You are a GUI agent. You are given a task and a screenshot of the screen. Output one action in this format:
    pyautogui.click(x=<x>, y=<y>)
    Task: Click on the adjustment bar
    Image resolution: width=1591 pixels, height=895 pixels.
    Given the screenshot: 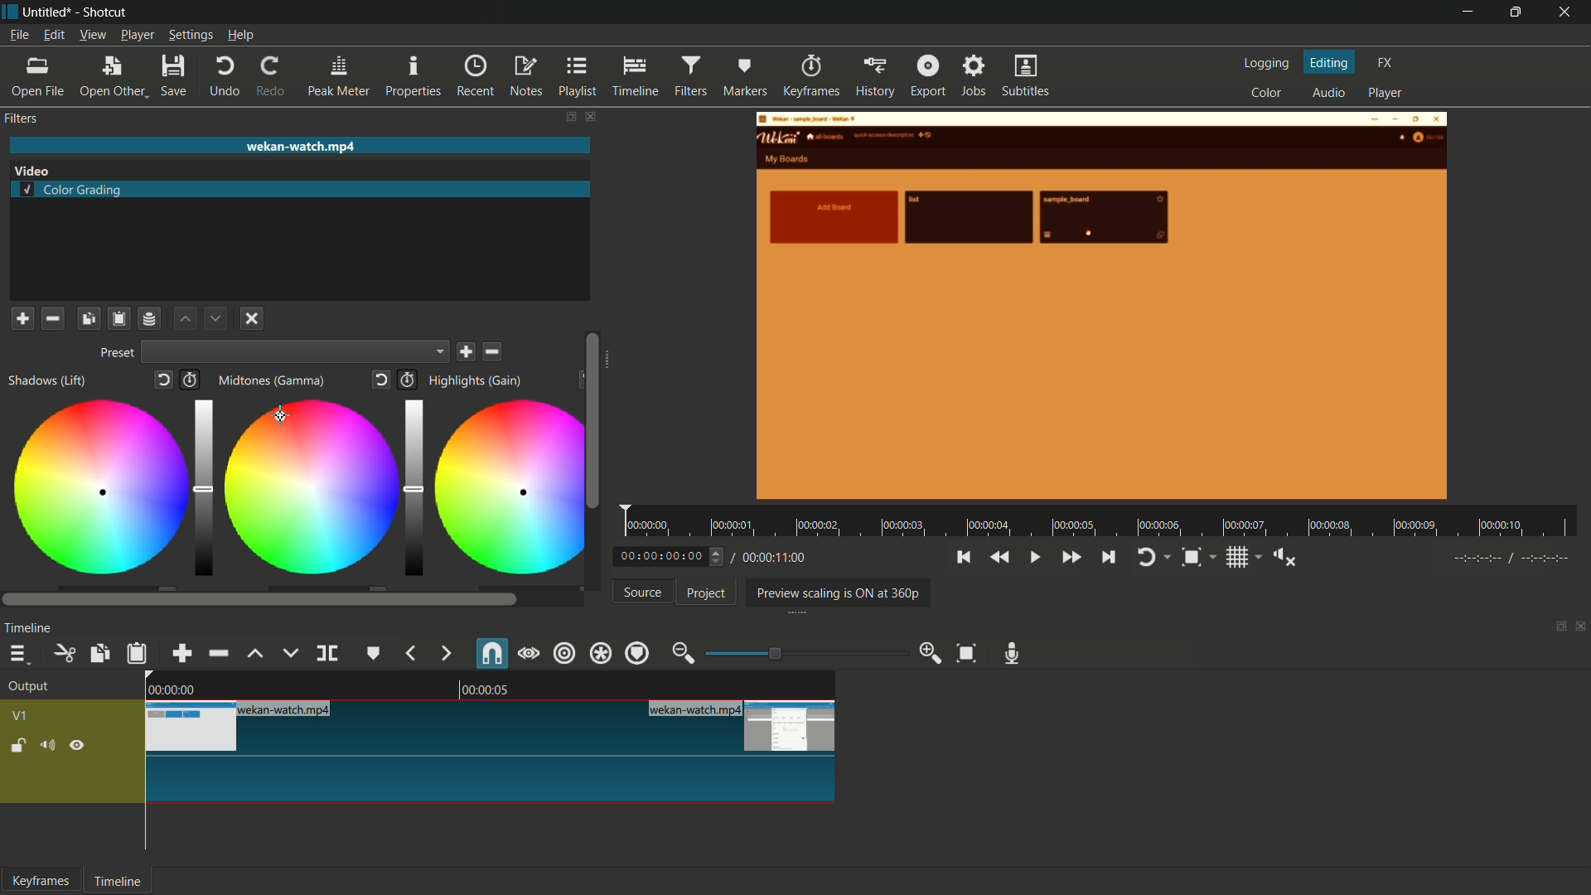 What is the action you would take?
    pyautogui.click(x=411, y=487)
    